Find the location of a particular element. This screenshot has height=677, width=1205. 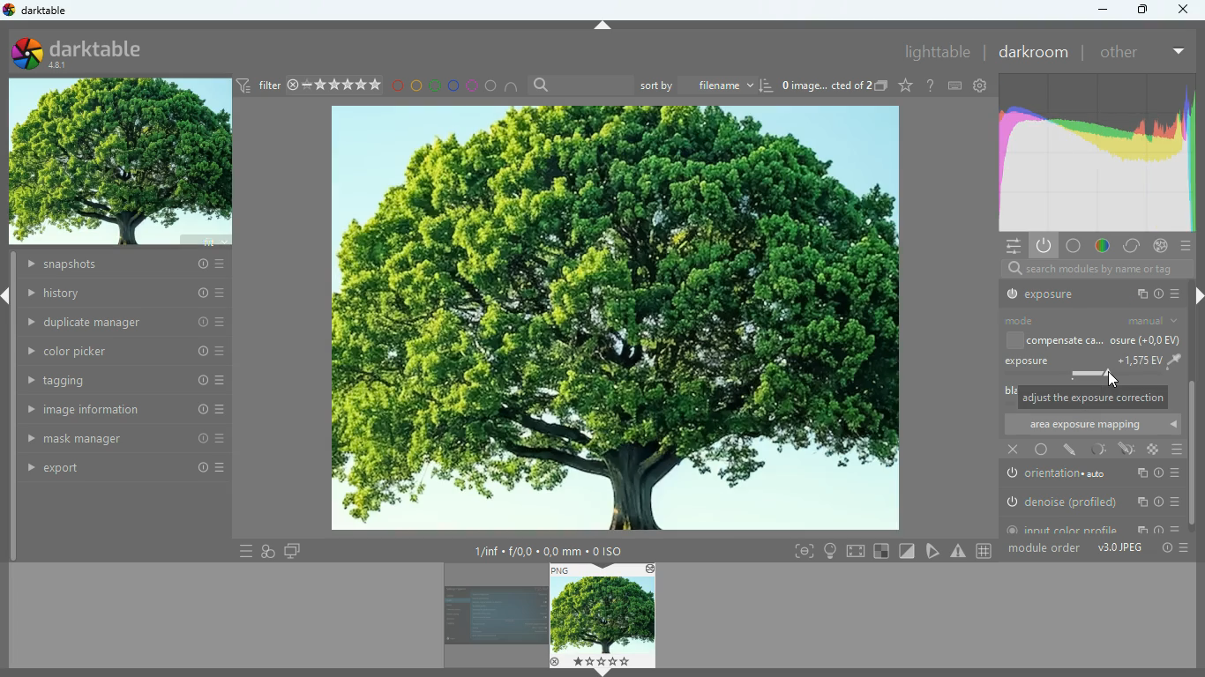

maximize is located at coordinates (1141, 11).